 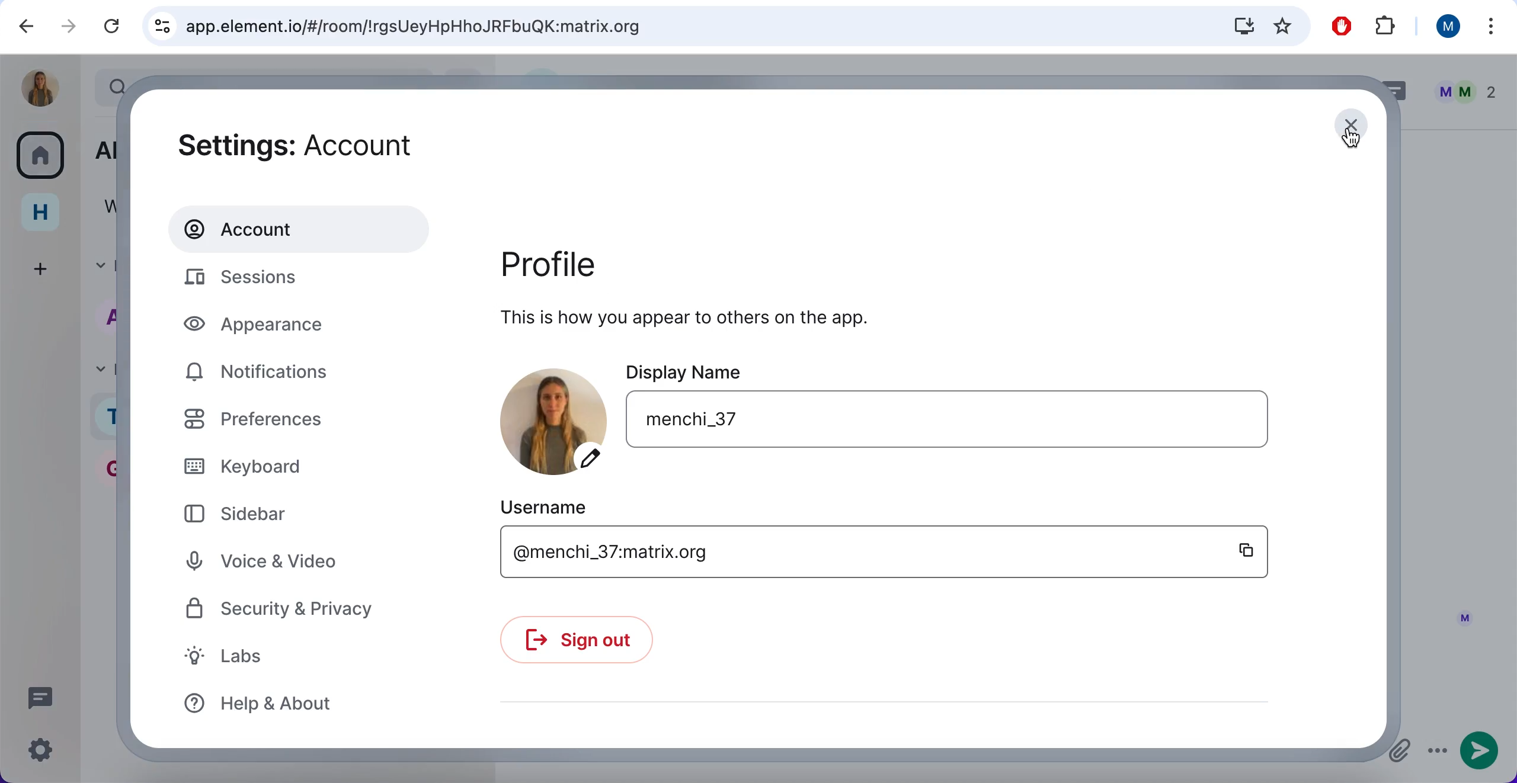 I want to click on backward, so click(x=21, y=27).